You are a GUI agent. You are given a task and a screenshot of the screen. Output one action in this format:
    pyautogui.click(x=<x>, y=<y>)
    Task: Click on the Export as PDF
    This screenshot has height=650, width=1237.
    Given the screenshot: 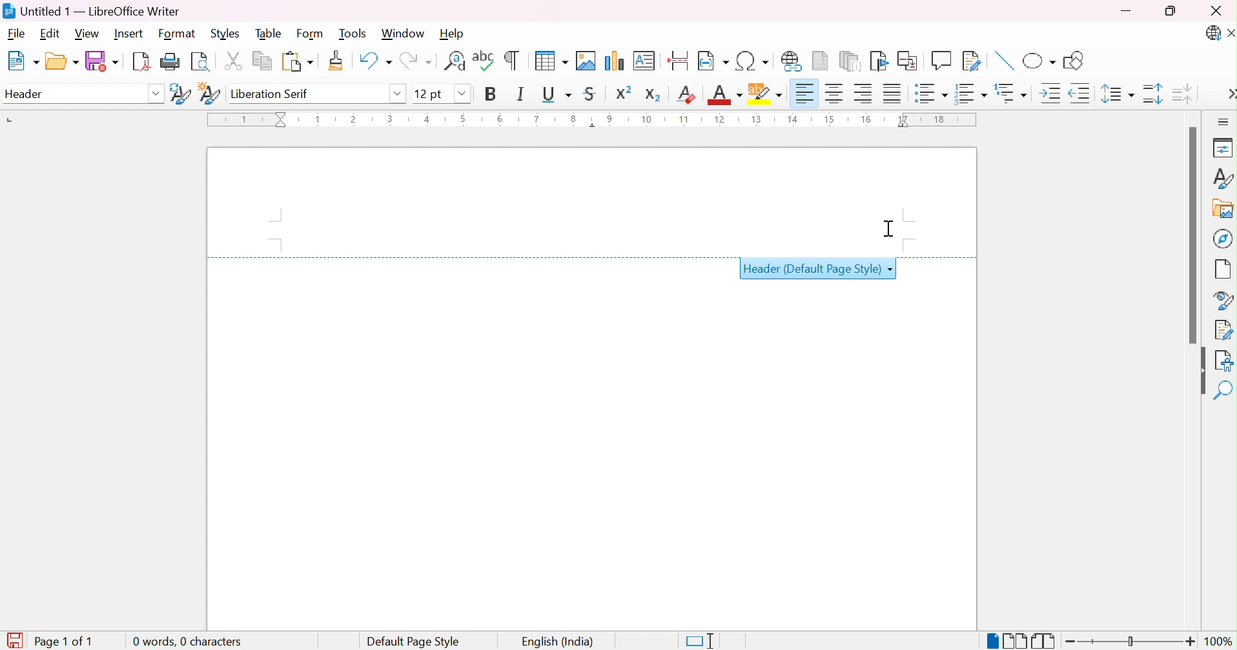 What is the action you would take?
    pyautogui.click(x=143, y=63)
    